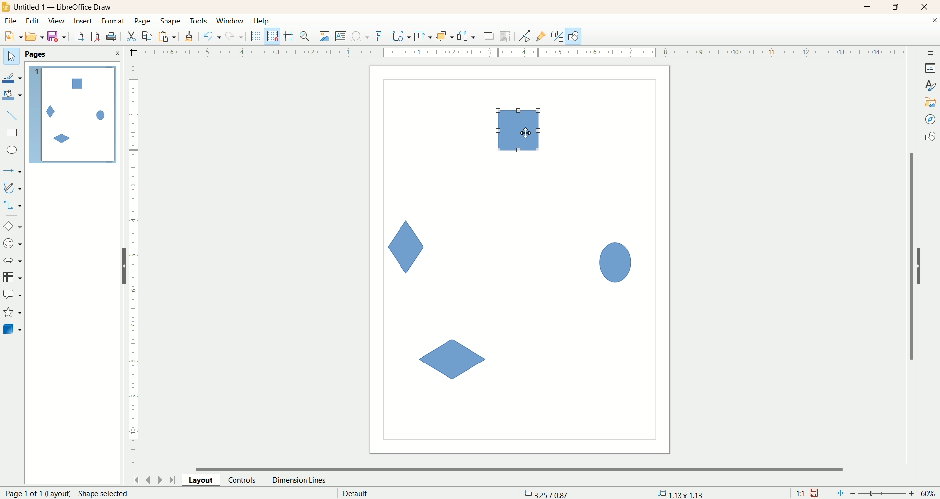 Image resolution: width=940 pixels, height=499 pixels. What do you see at coordinates (11, 37) in the screenshot?
I see `new` at bounding box center [11, 37].